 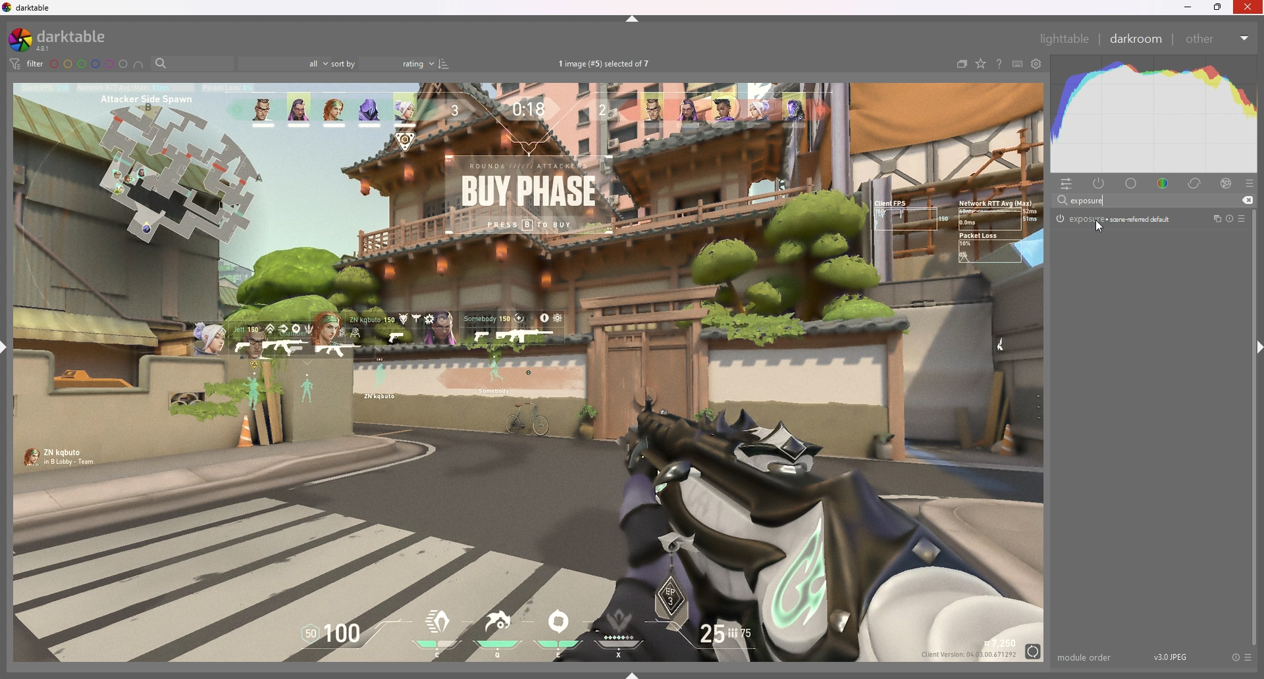 What do you see at coordinates (1114, 218) in the screenshot?
I see `exposure` at bounding box center [1114, 218].